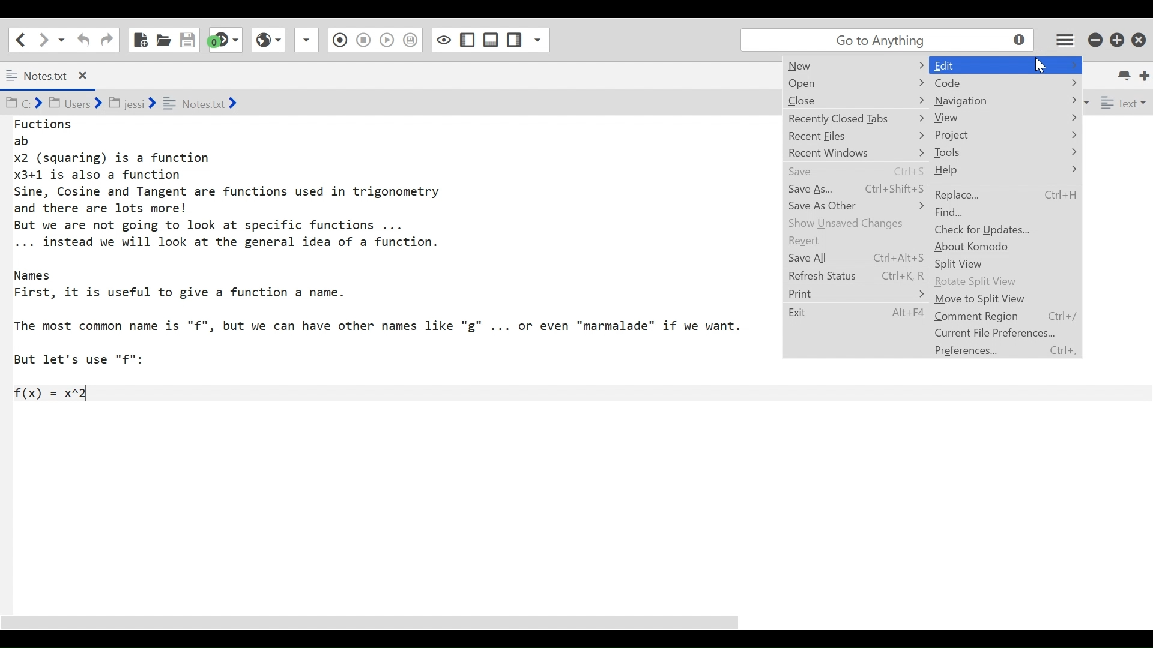 The image size is (1153, 648). Describe the element at coordinates (139, 40) in the screenshot. I see `New File` at that location.